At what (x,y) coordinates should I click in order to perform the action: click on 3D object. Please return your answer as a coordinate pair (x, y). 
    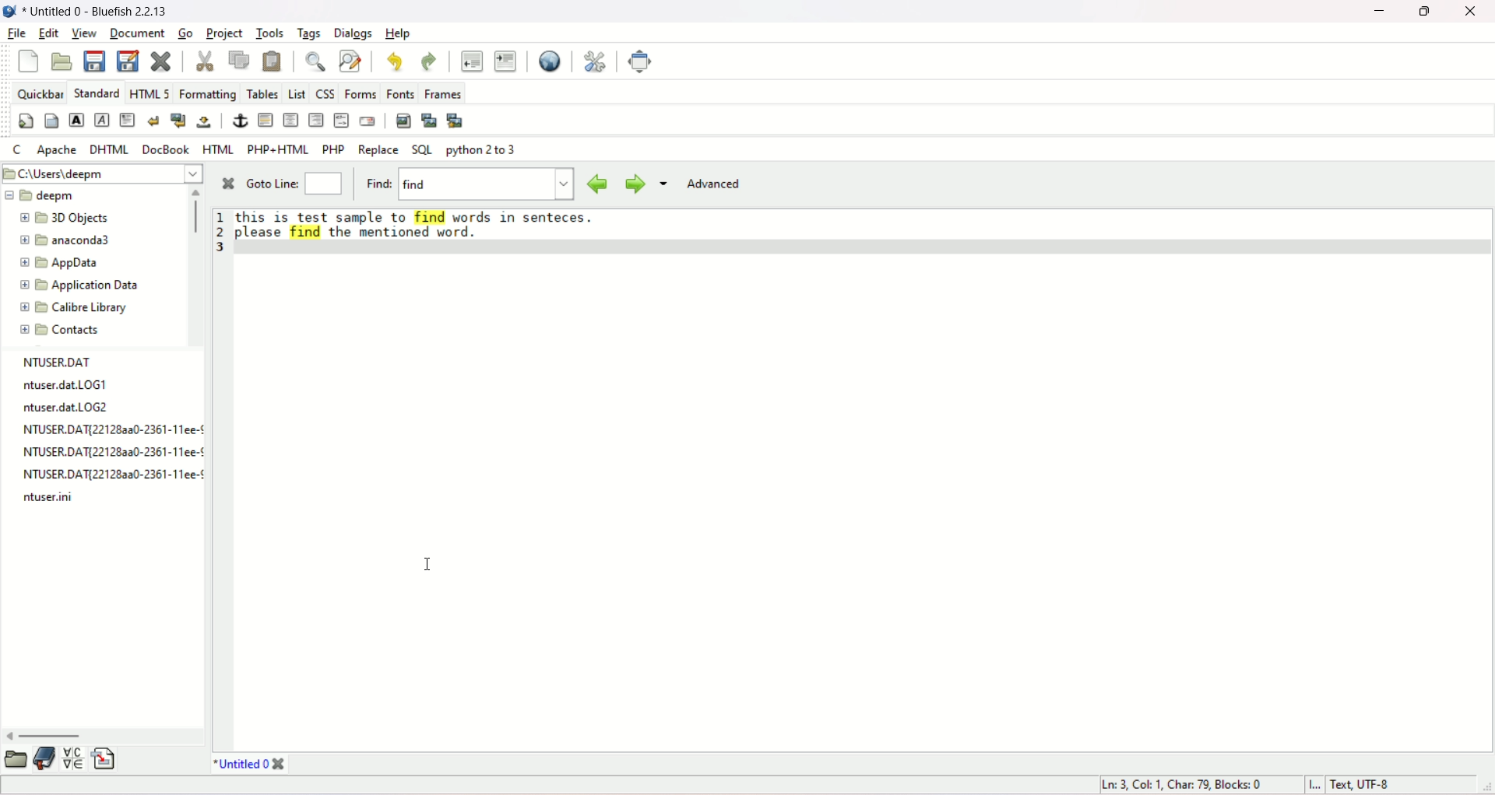
    Looking at the image, I should click on (63, 215).